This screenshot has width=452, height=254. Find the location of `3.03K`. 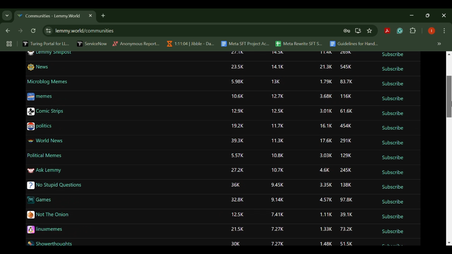

3.03K is located at coordinates (325, 156).